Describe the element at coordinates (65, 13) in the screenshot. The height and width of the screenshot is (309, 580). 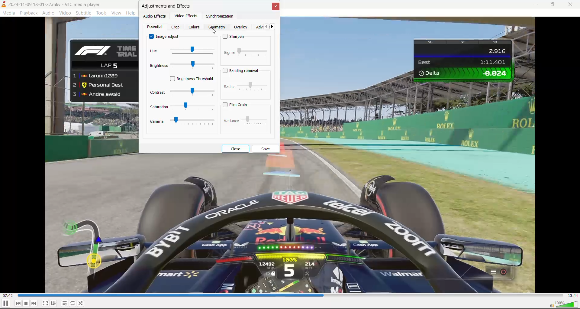
I see `video` at that location.